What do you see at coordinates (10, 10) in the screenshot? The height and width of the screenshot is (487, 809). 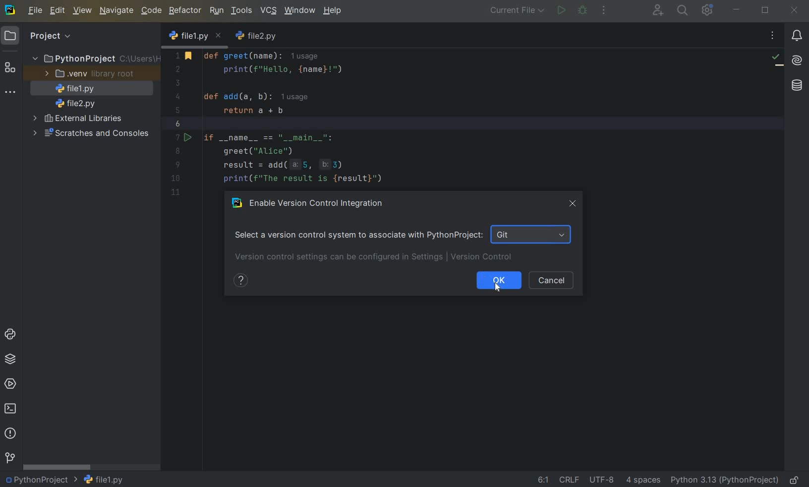 I see `system logo` at bounding box center [10, 10].